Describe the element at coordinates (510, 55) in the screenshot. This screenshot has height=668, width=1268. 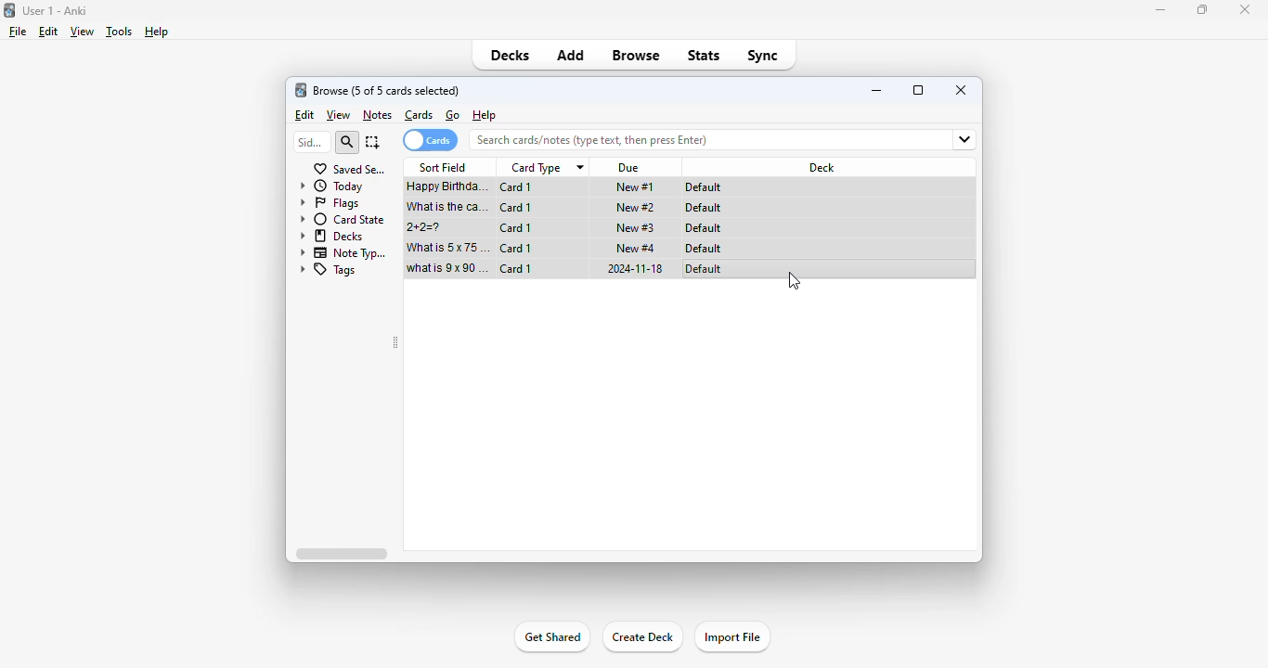
I see `decks` at that location.